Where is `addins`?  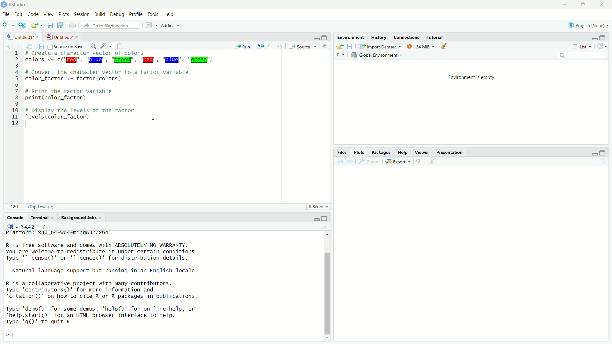 addins is located at coordinates (171, 25).